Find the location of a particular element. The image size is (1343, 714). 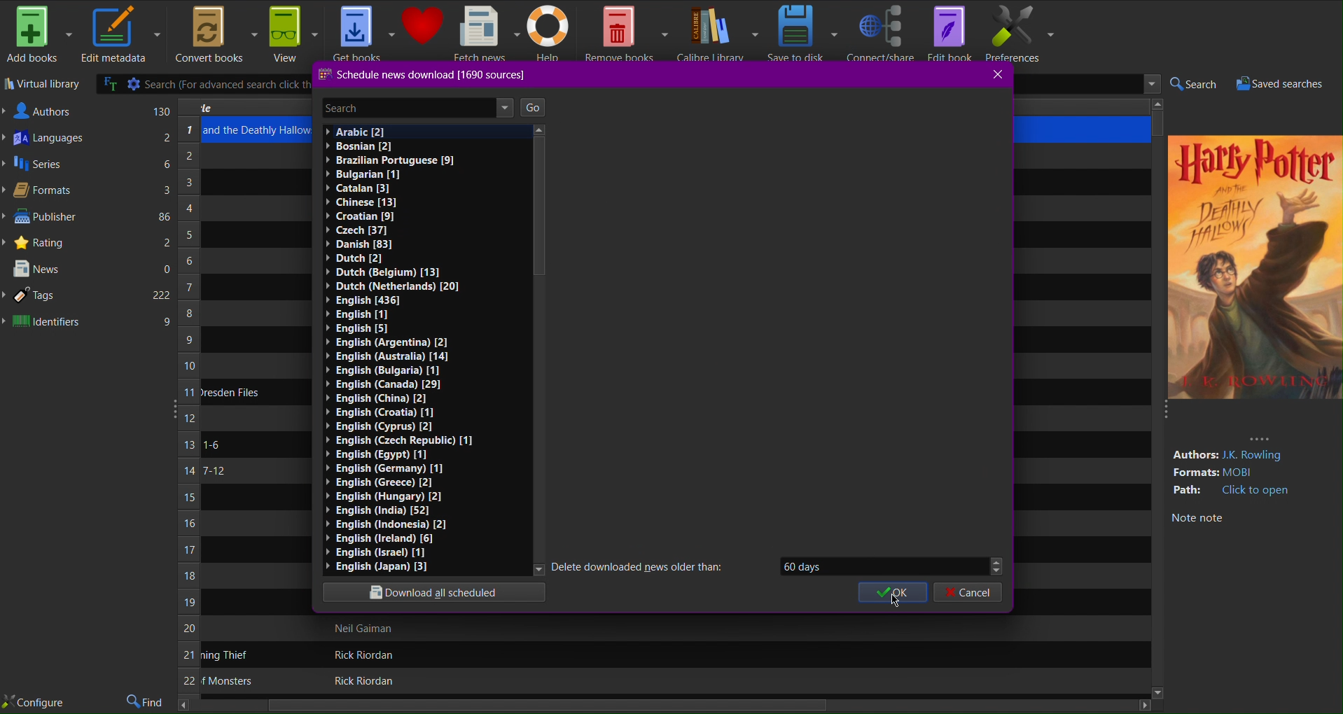

Languages is located at coordinates (88, 140).